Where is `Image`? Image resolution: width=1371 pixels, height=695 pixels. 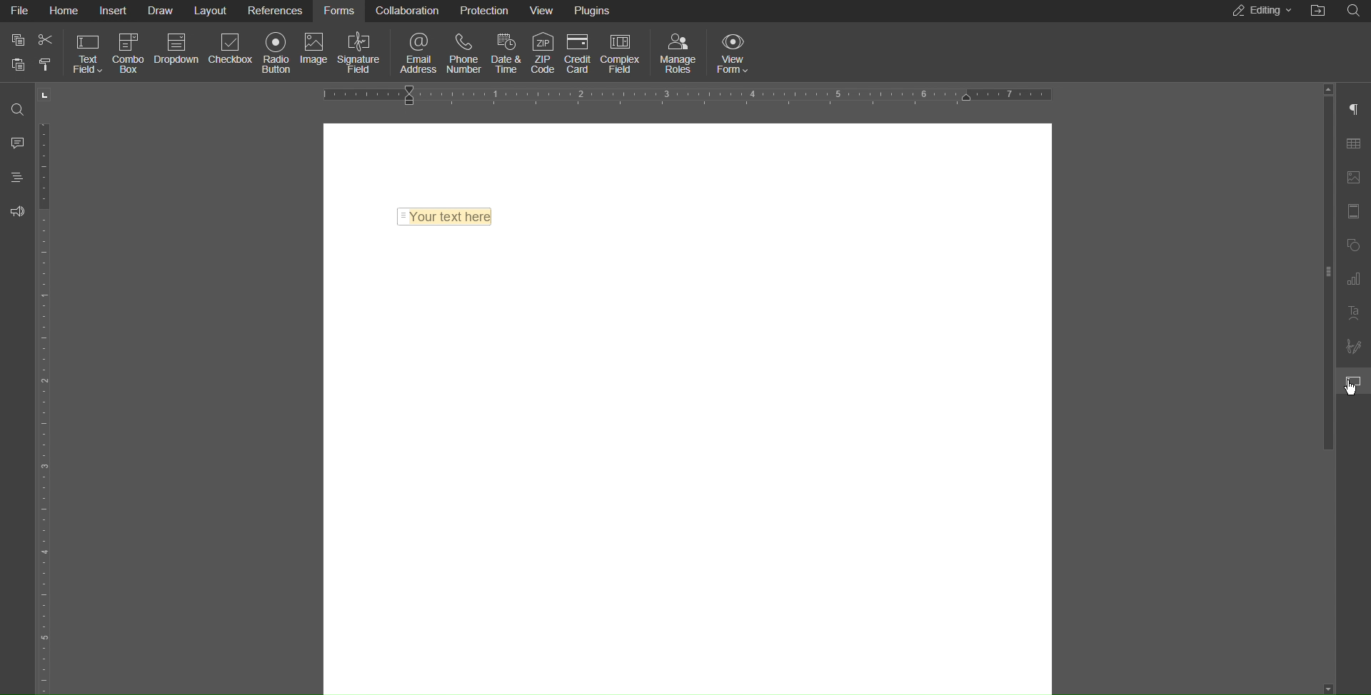 Image is located at coordinates (316, 51).